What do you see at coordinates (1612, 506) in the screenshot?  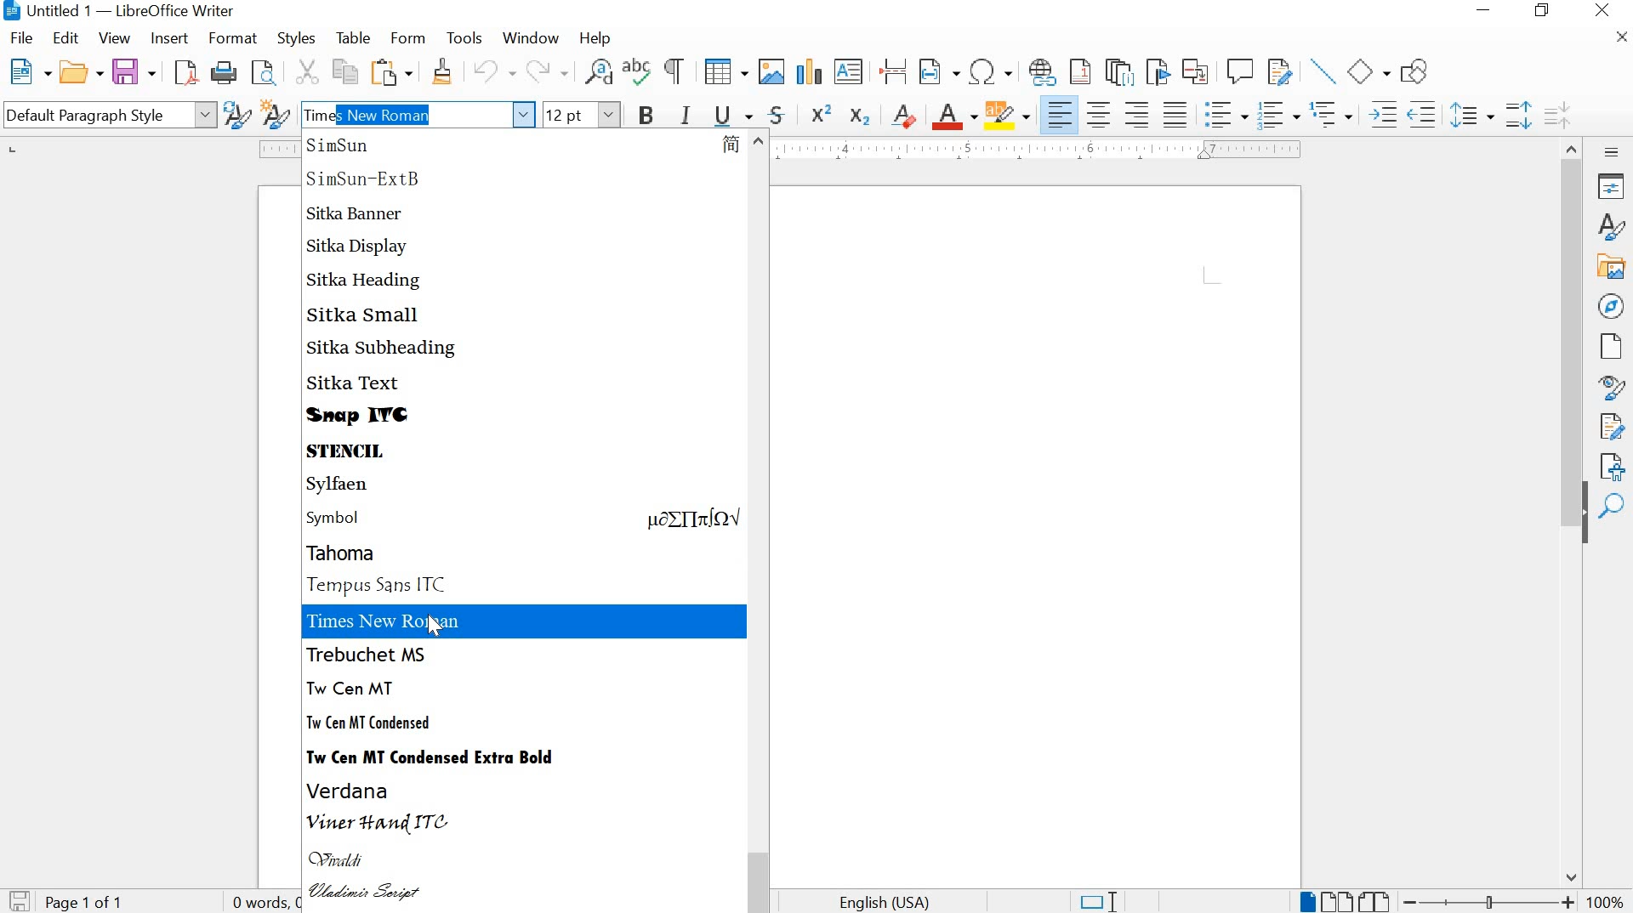 I see `FIND` at bounding box center [1612, 506].